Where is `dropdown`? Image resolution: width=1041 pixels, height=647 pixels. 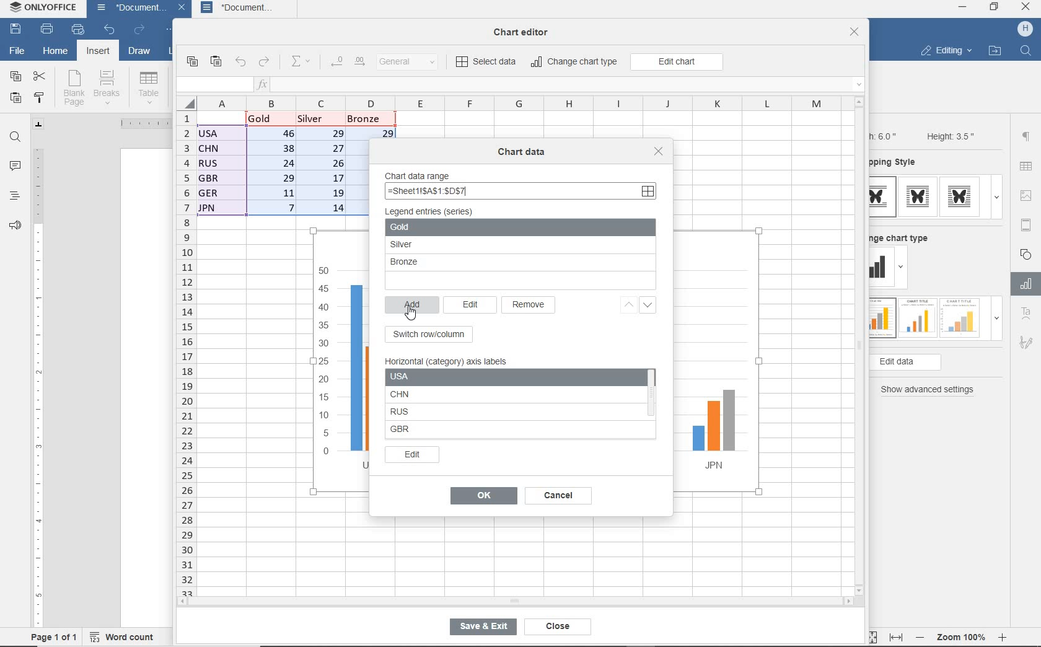 dropdown is located at coordinates (996, 322).